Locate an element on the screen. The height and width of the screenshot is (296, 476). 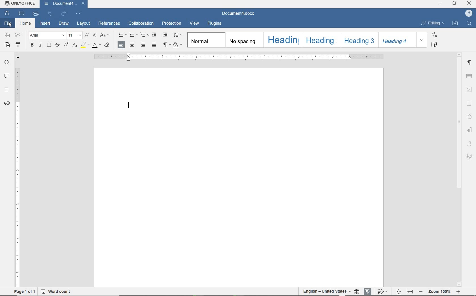
insert is located at coordinates (46, 24).